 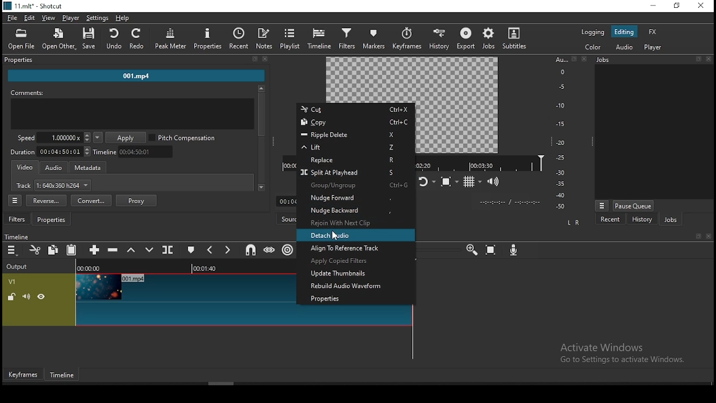 What do you see at coordinates (669, 219) in the screenshot?
I see `jobs` at bounding box center [669, 219].